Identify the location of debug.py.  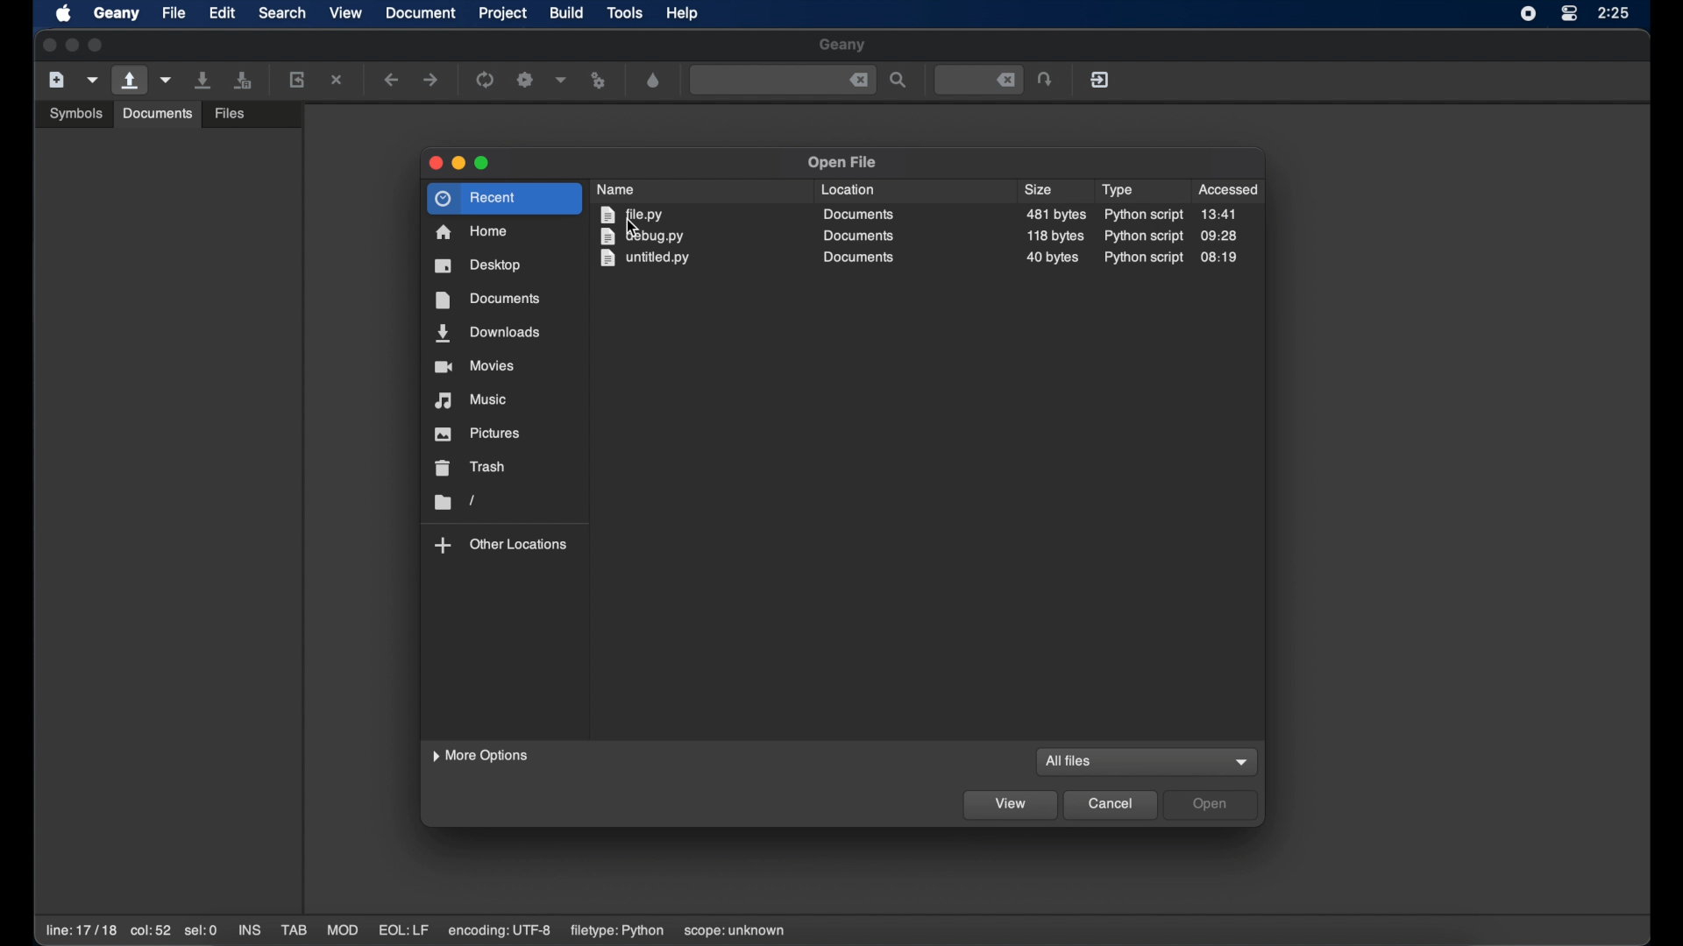
(641, 236).